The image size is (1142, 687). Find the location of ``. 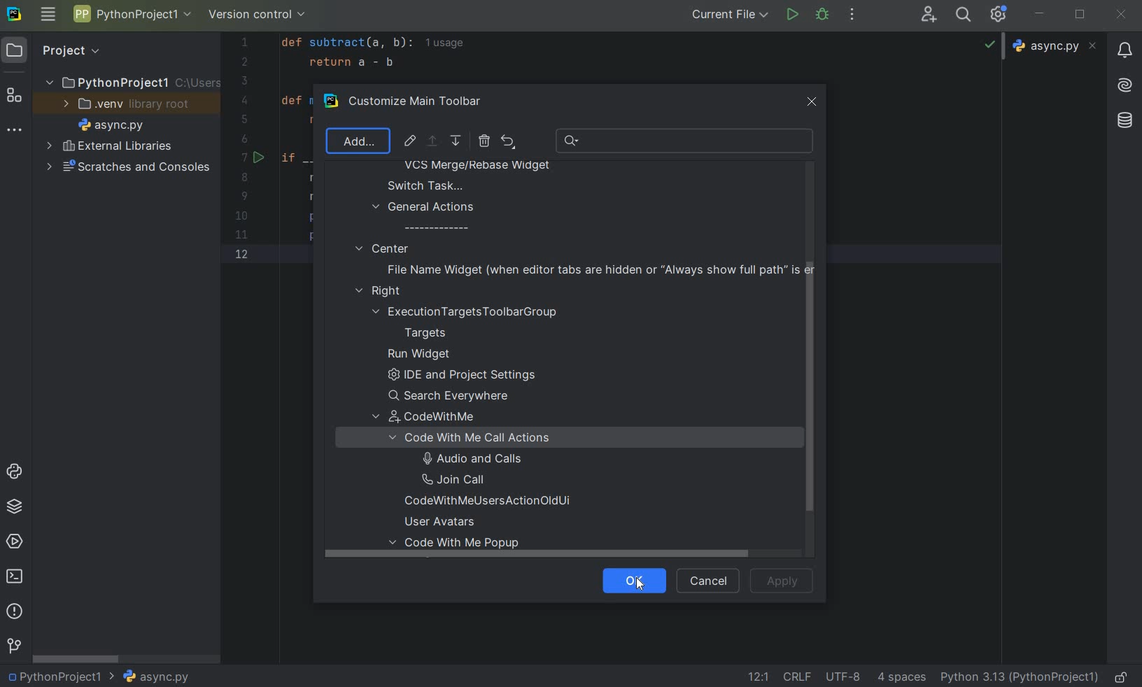

 is located at coordinates (1123, 121).